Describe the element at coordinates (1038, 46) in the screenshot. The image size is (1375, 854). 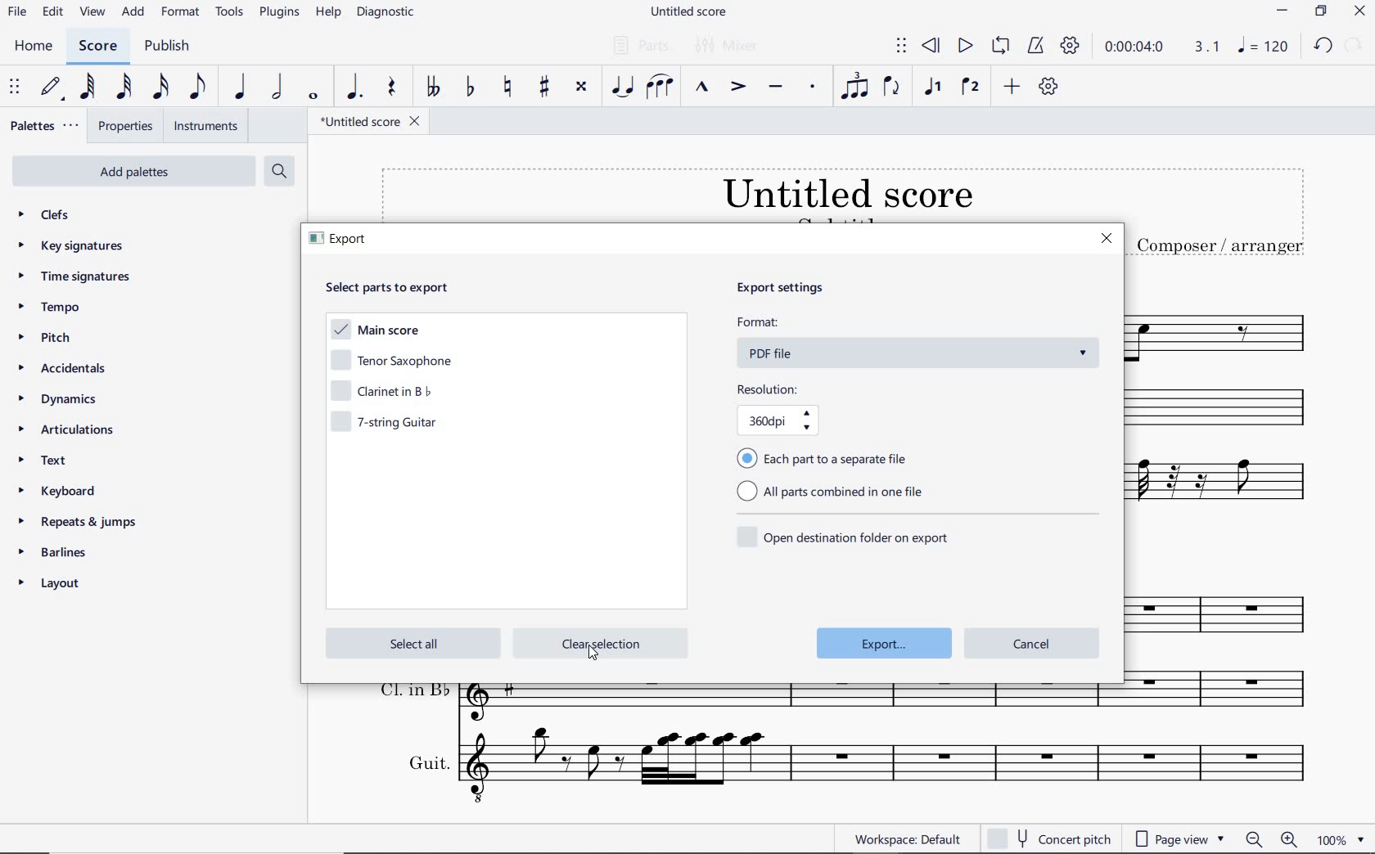
I see `METRONOME` at that location.